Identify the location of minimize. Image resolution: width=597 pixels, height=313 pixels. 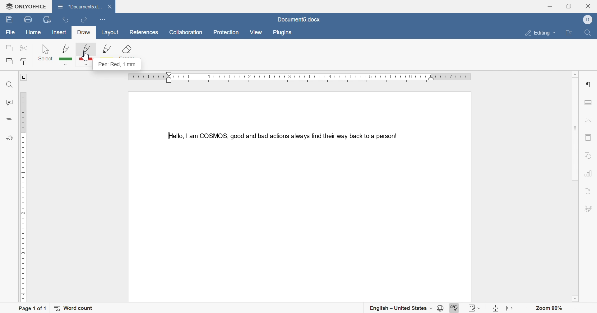
(550, 5).